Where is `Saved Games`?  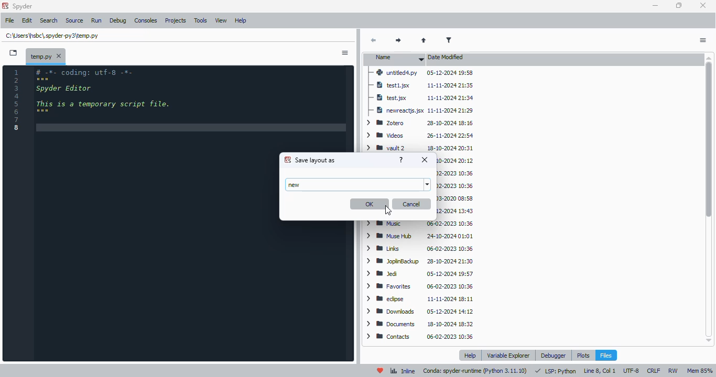
Saved Games is located at coordinates (455, 186).